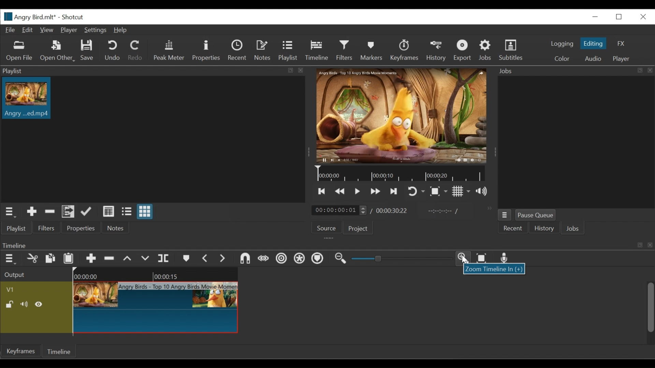 This screenshot has height=368, width=655. I want to click on Jobs Panel, so click(576, 71).